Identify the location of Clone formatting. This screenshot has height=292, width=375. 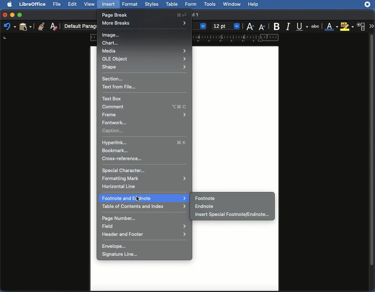
(42, 25).